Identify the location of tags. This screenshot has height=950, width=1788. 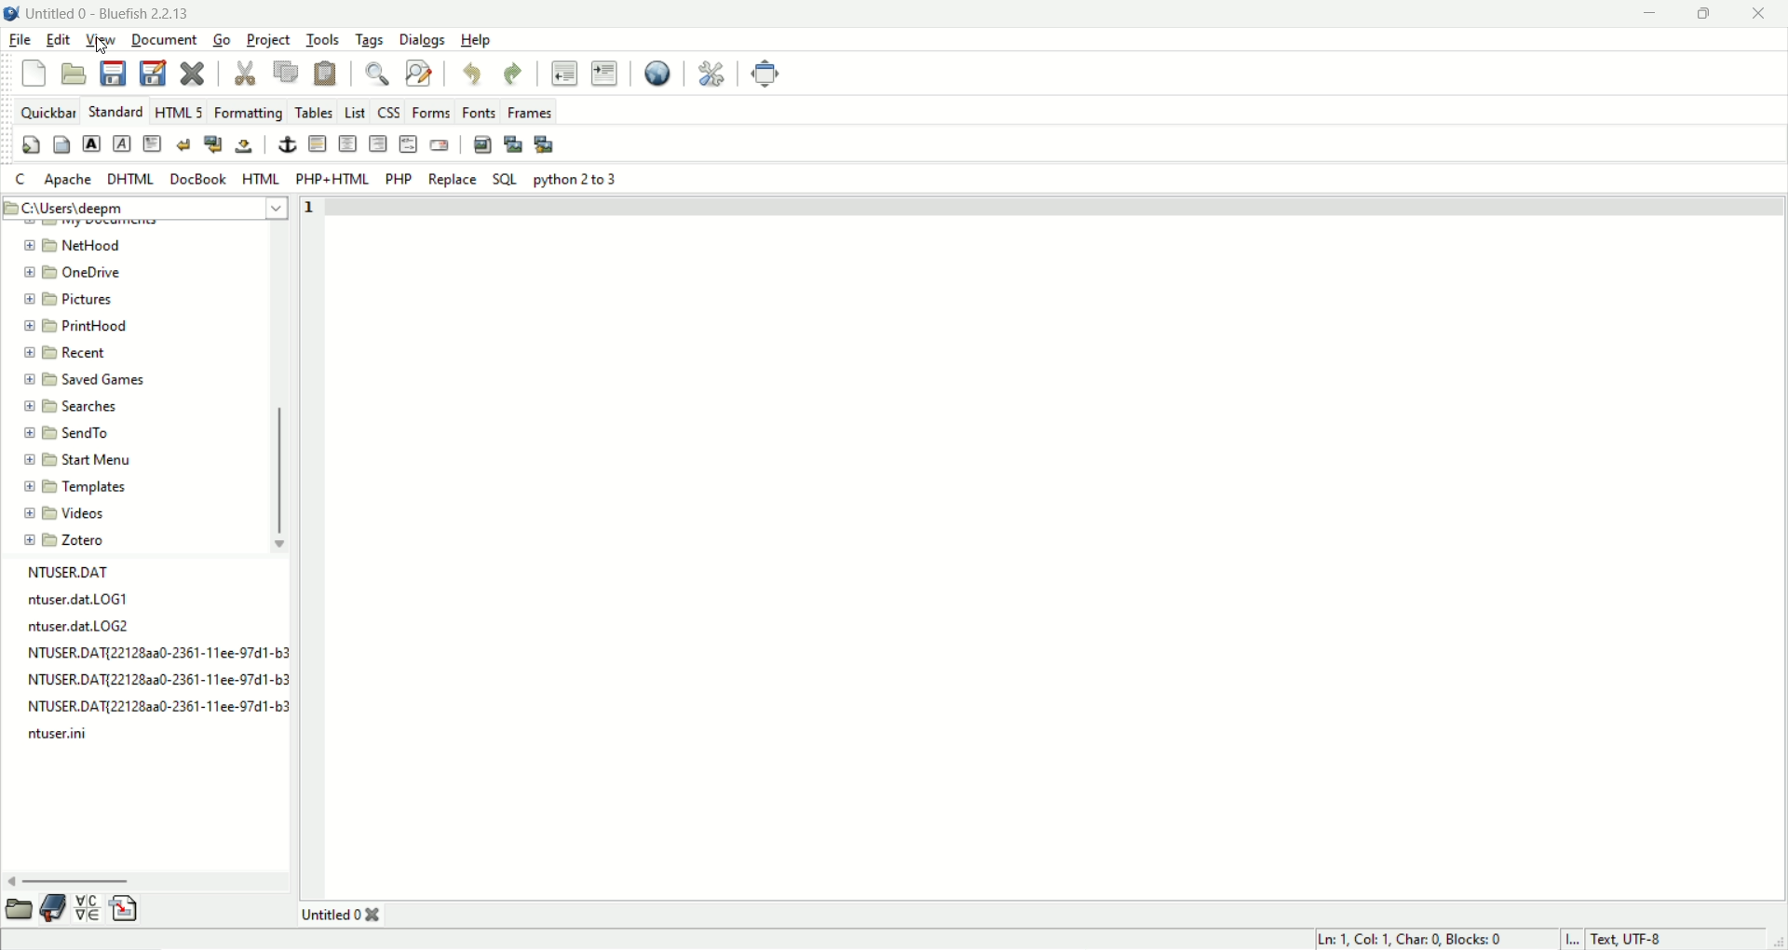
(372, 39).